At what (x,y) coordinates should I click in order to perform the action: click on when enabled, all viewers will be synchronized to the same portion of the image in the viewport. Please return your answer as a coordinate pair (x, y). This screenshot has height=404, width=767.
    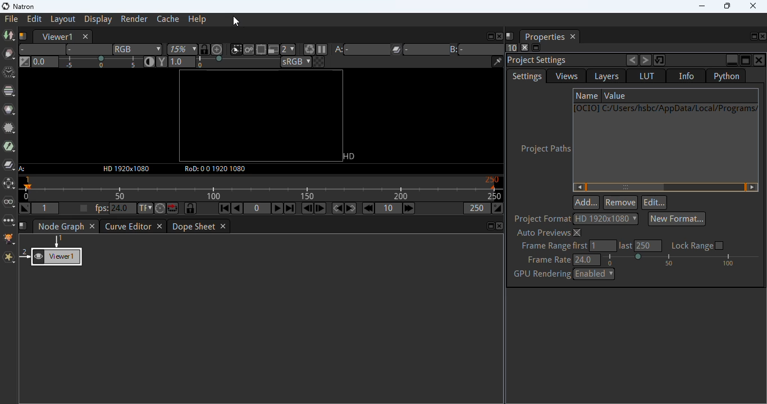
    Looking at the image, I should click on (204, 49).